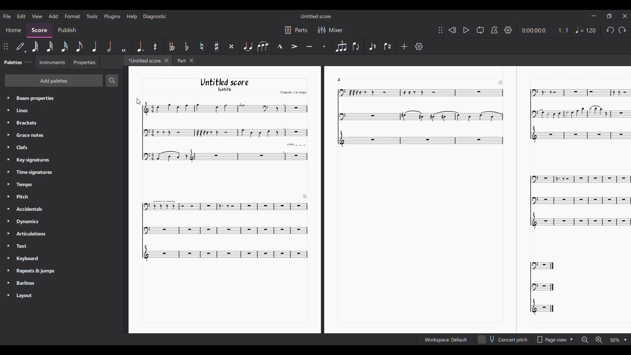  What do you see at coordinates (324, 46) in the screenshot?
I see `Staccato` at bounding box center [324, 46].